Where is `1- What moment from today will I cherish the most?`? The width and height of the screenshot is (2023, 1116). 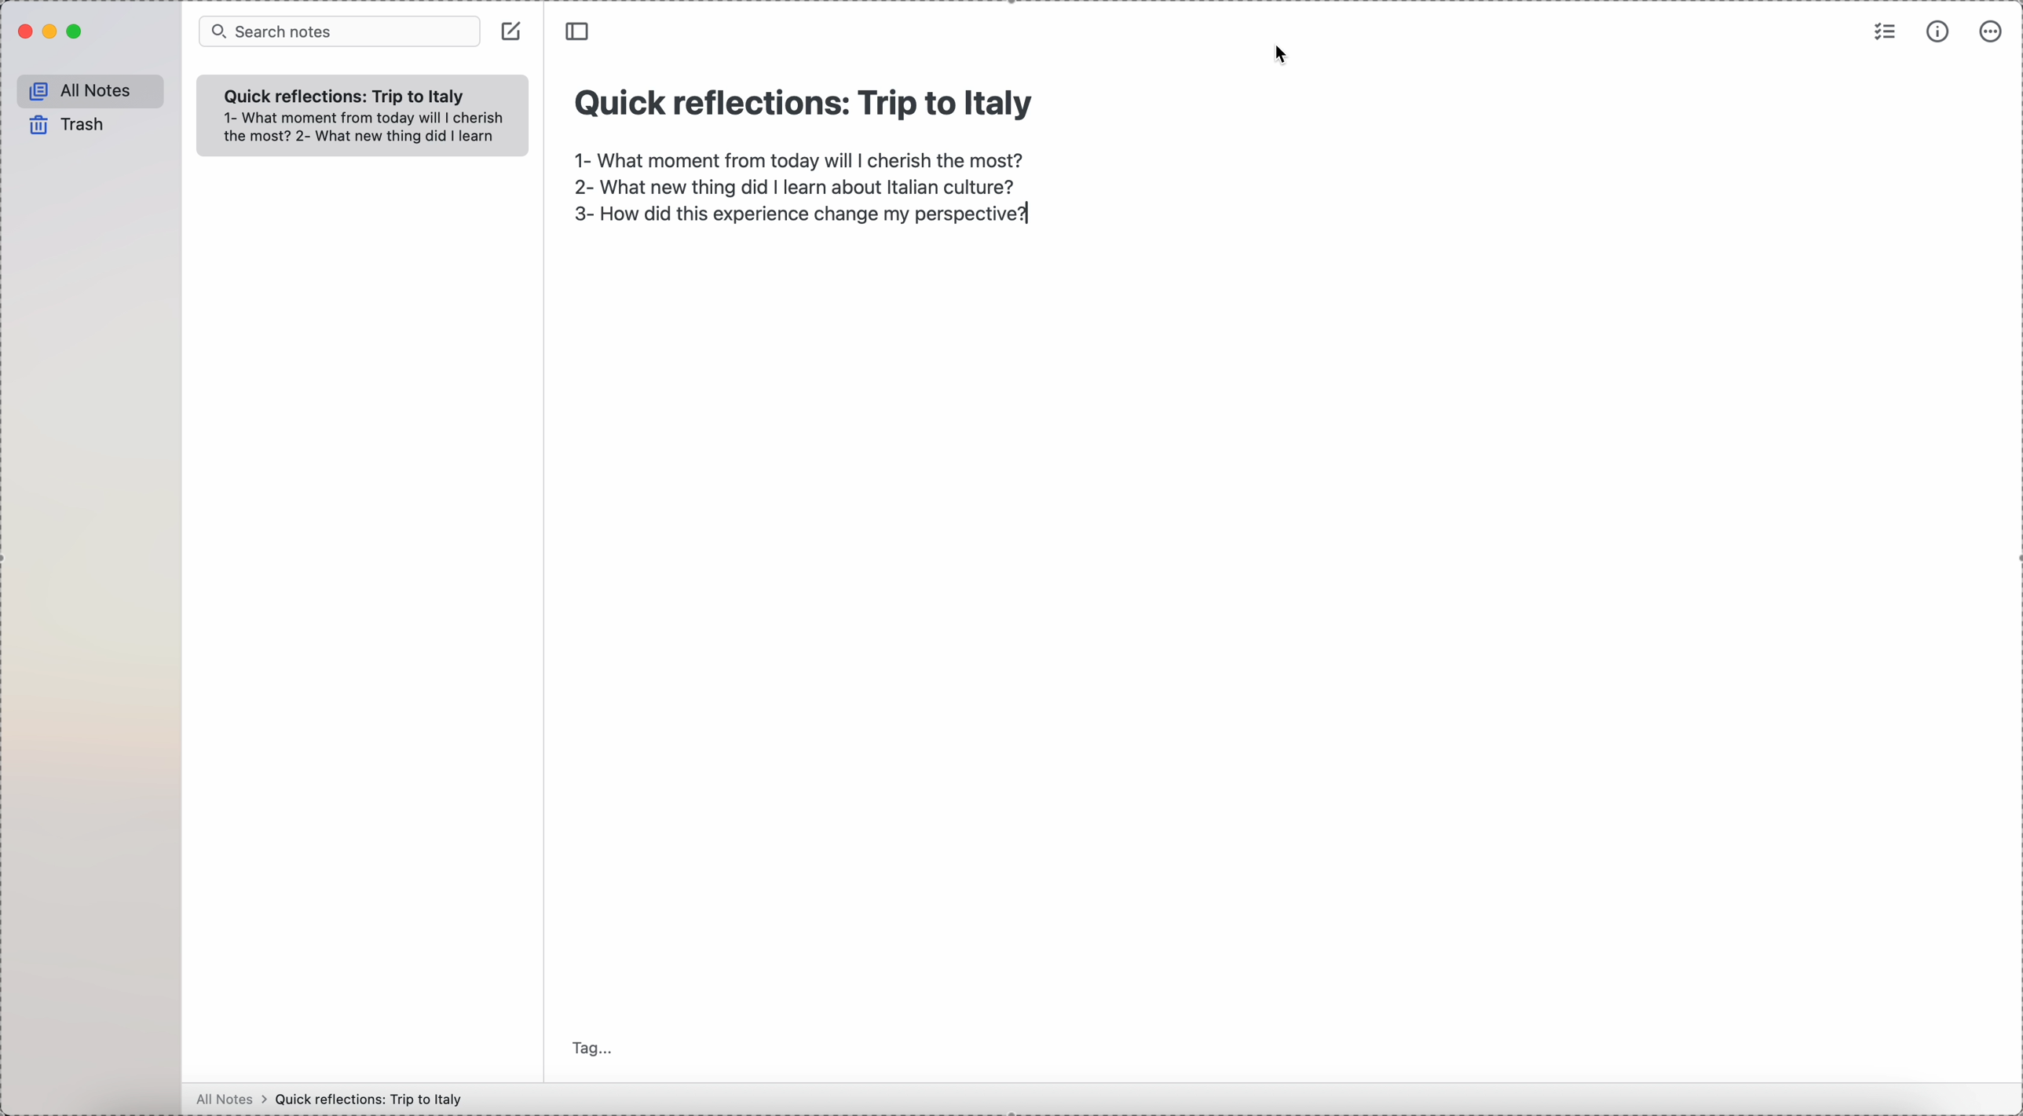
1- What moment from today will I cherish the most? is located at coordinates (802, 158).